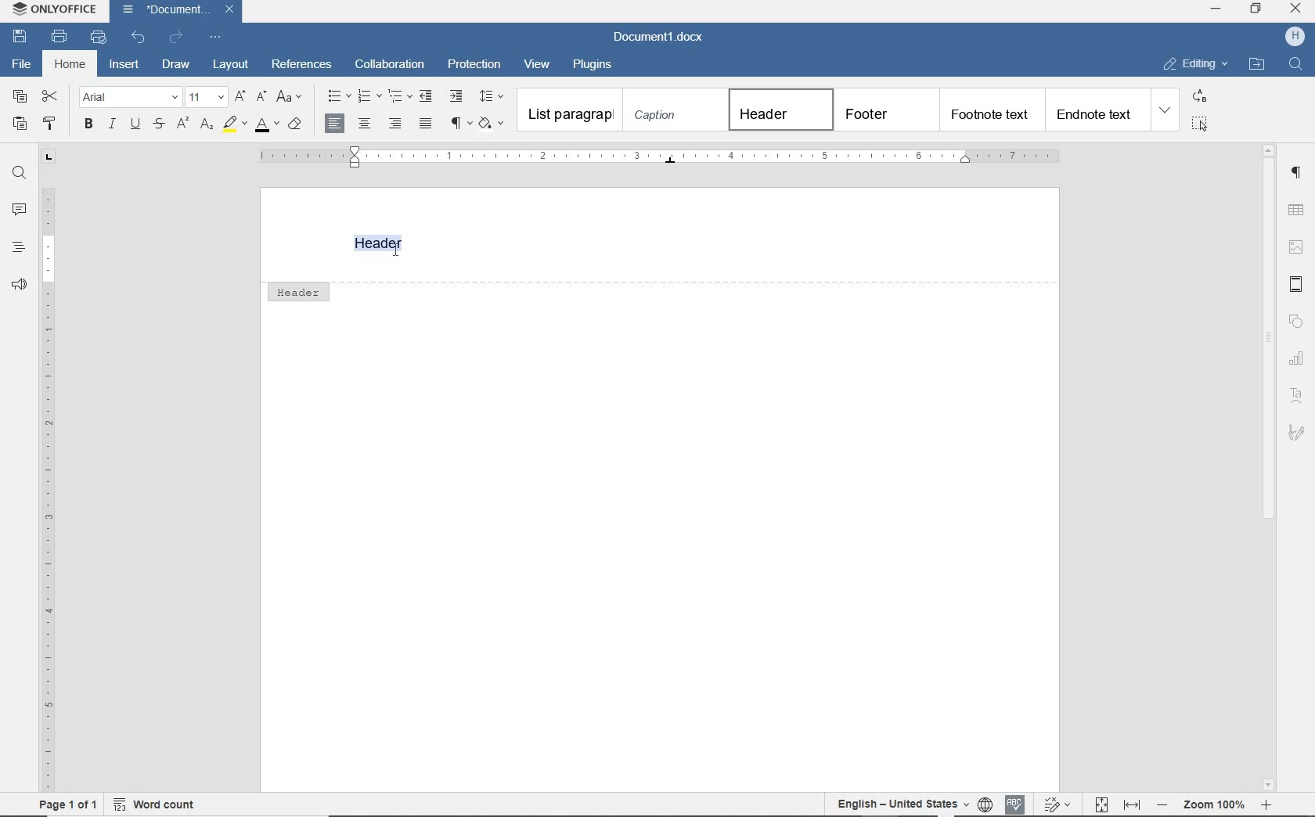 This screenshot has height=817, width=1315. I want to click on bullets, so click(335, 96).